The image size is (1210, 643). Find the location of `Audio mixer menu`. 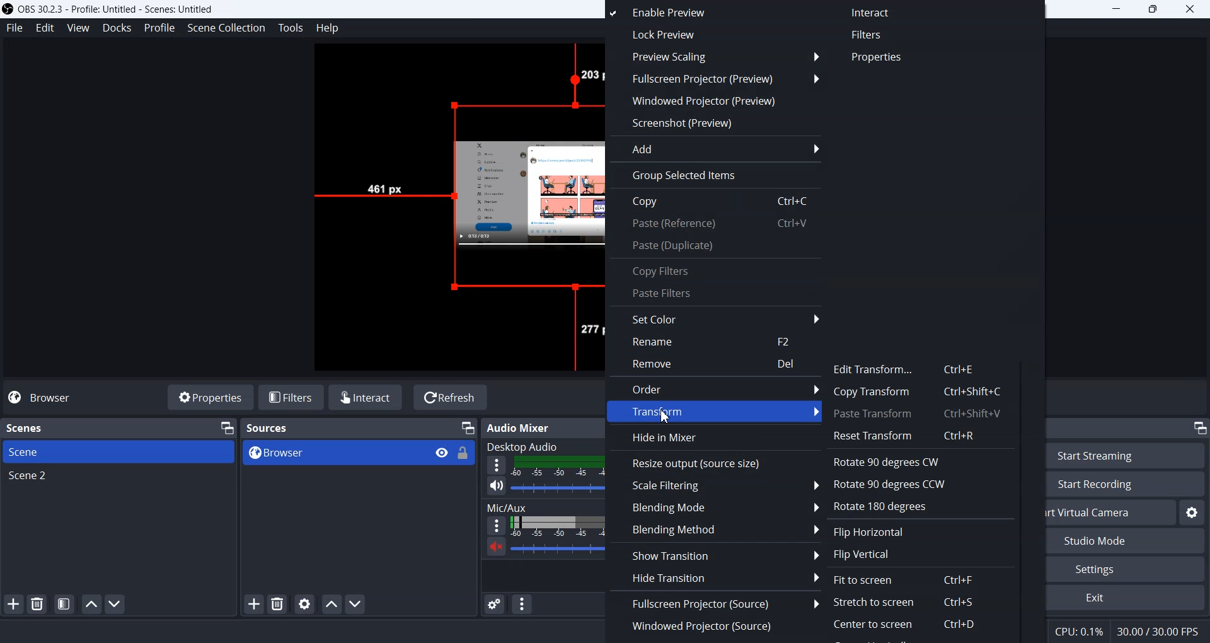

Audio mixer menu is located at coordinates (521, 604).